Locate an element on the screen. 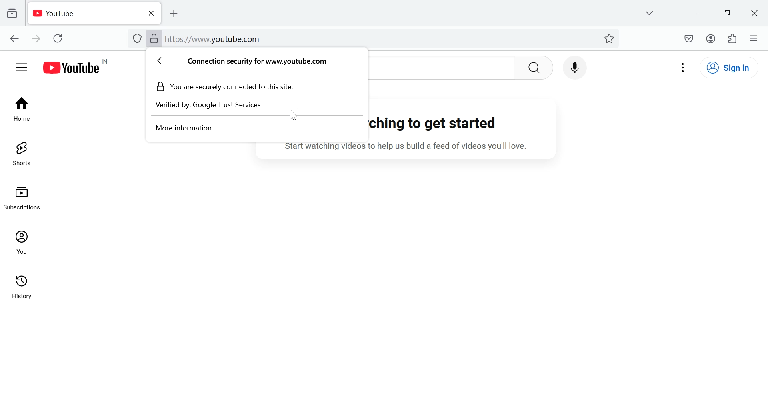 The image size is (768, 403). History is located at coordinates (23, 291).